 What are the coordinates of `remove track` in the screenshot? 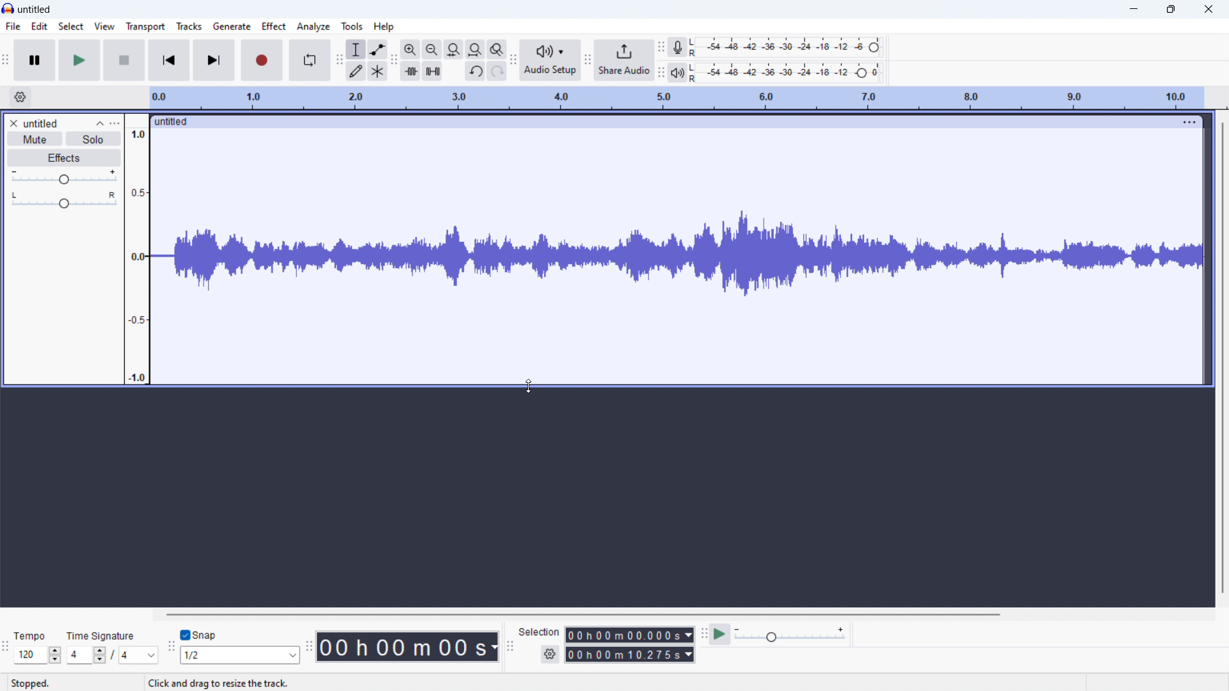 It's located at (13, 122).